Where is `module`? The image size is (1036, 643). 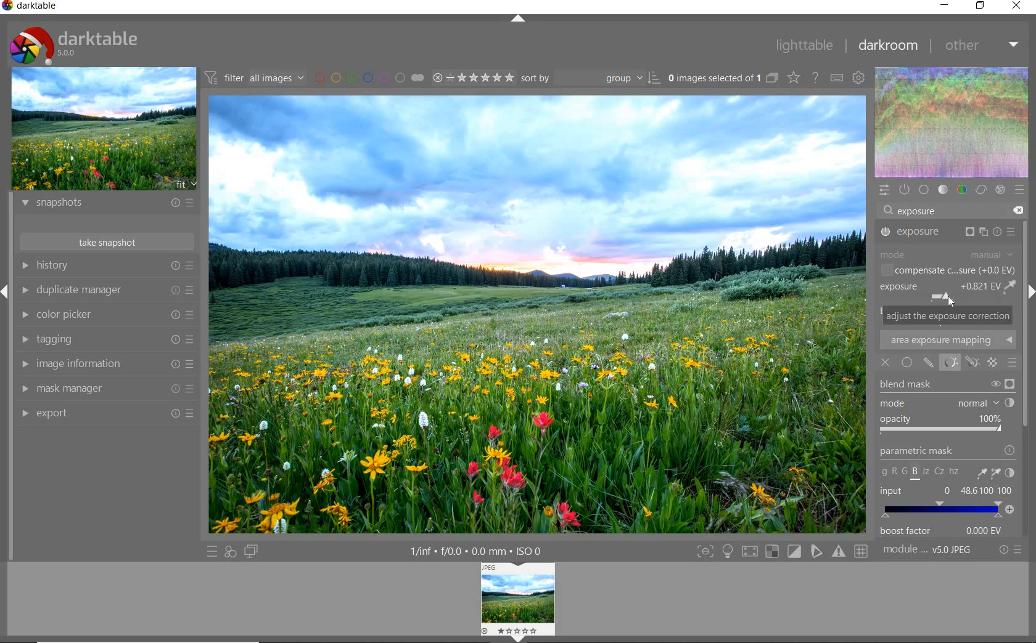
module is located at coordinates (928, 550).